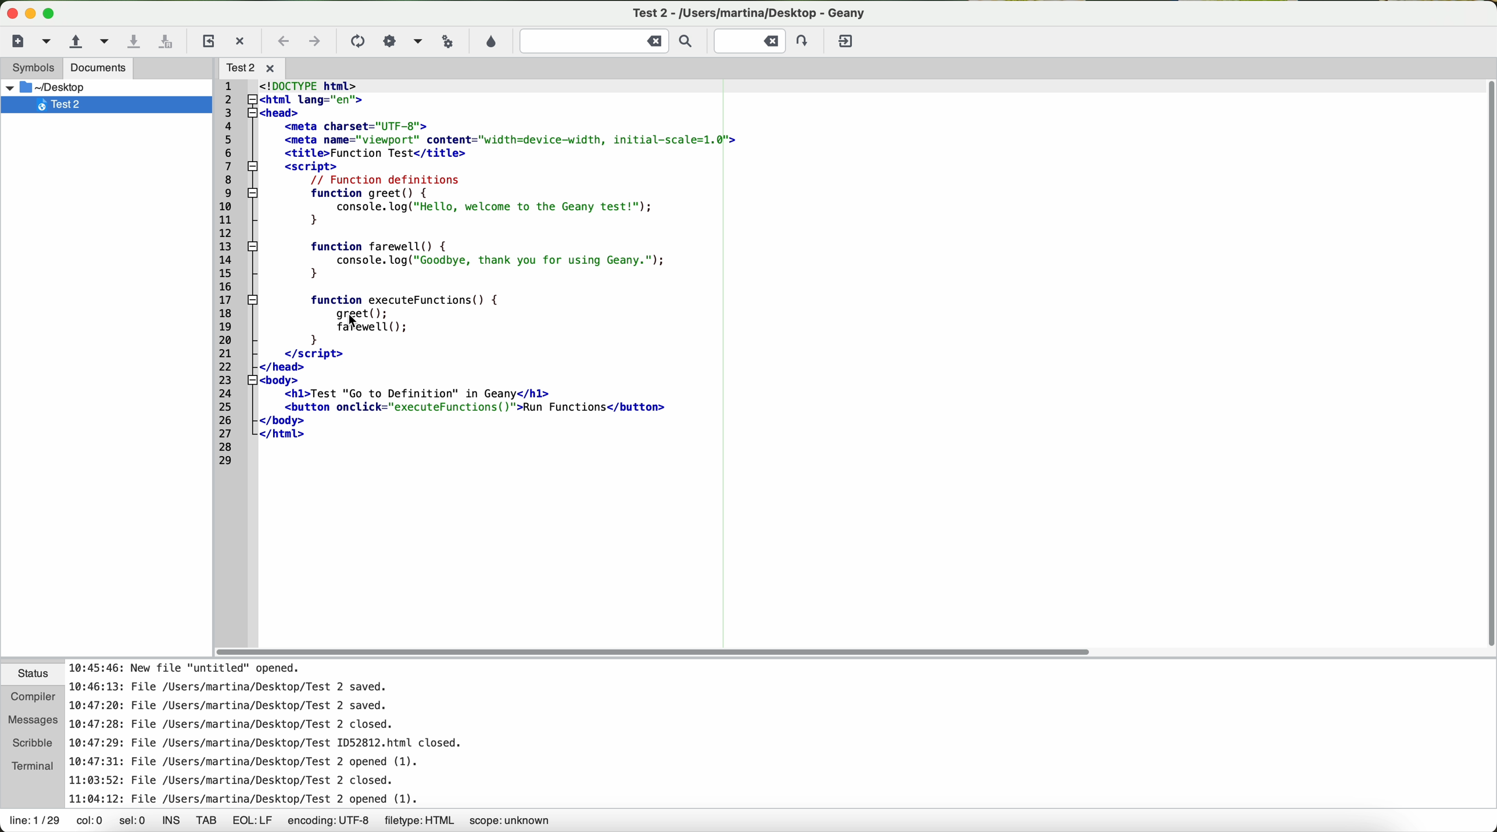  Describe the element at coordinates (356, 42) in the screenshot. I see `icon` at that location.